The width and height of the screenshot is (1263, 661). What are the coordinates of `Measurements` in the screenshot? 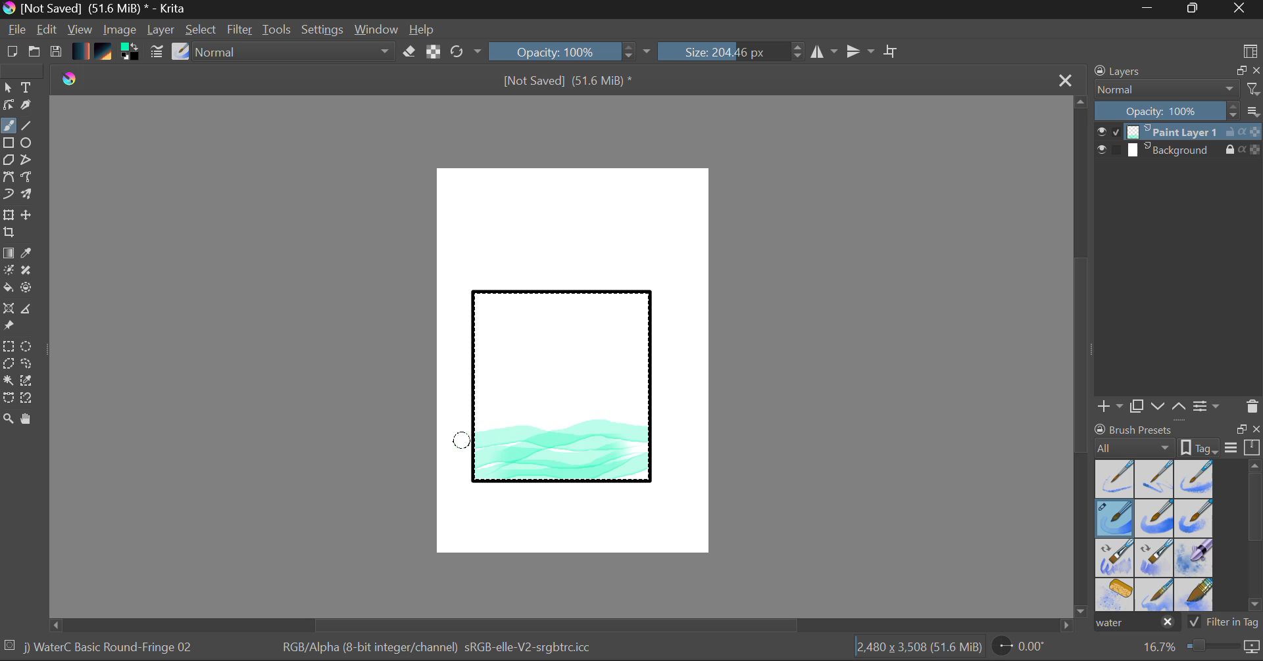 It's located at (28, 311).